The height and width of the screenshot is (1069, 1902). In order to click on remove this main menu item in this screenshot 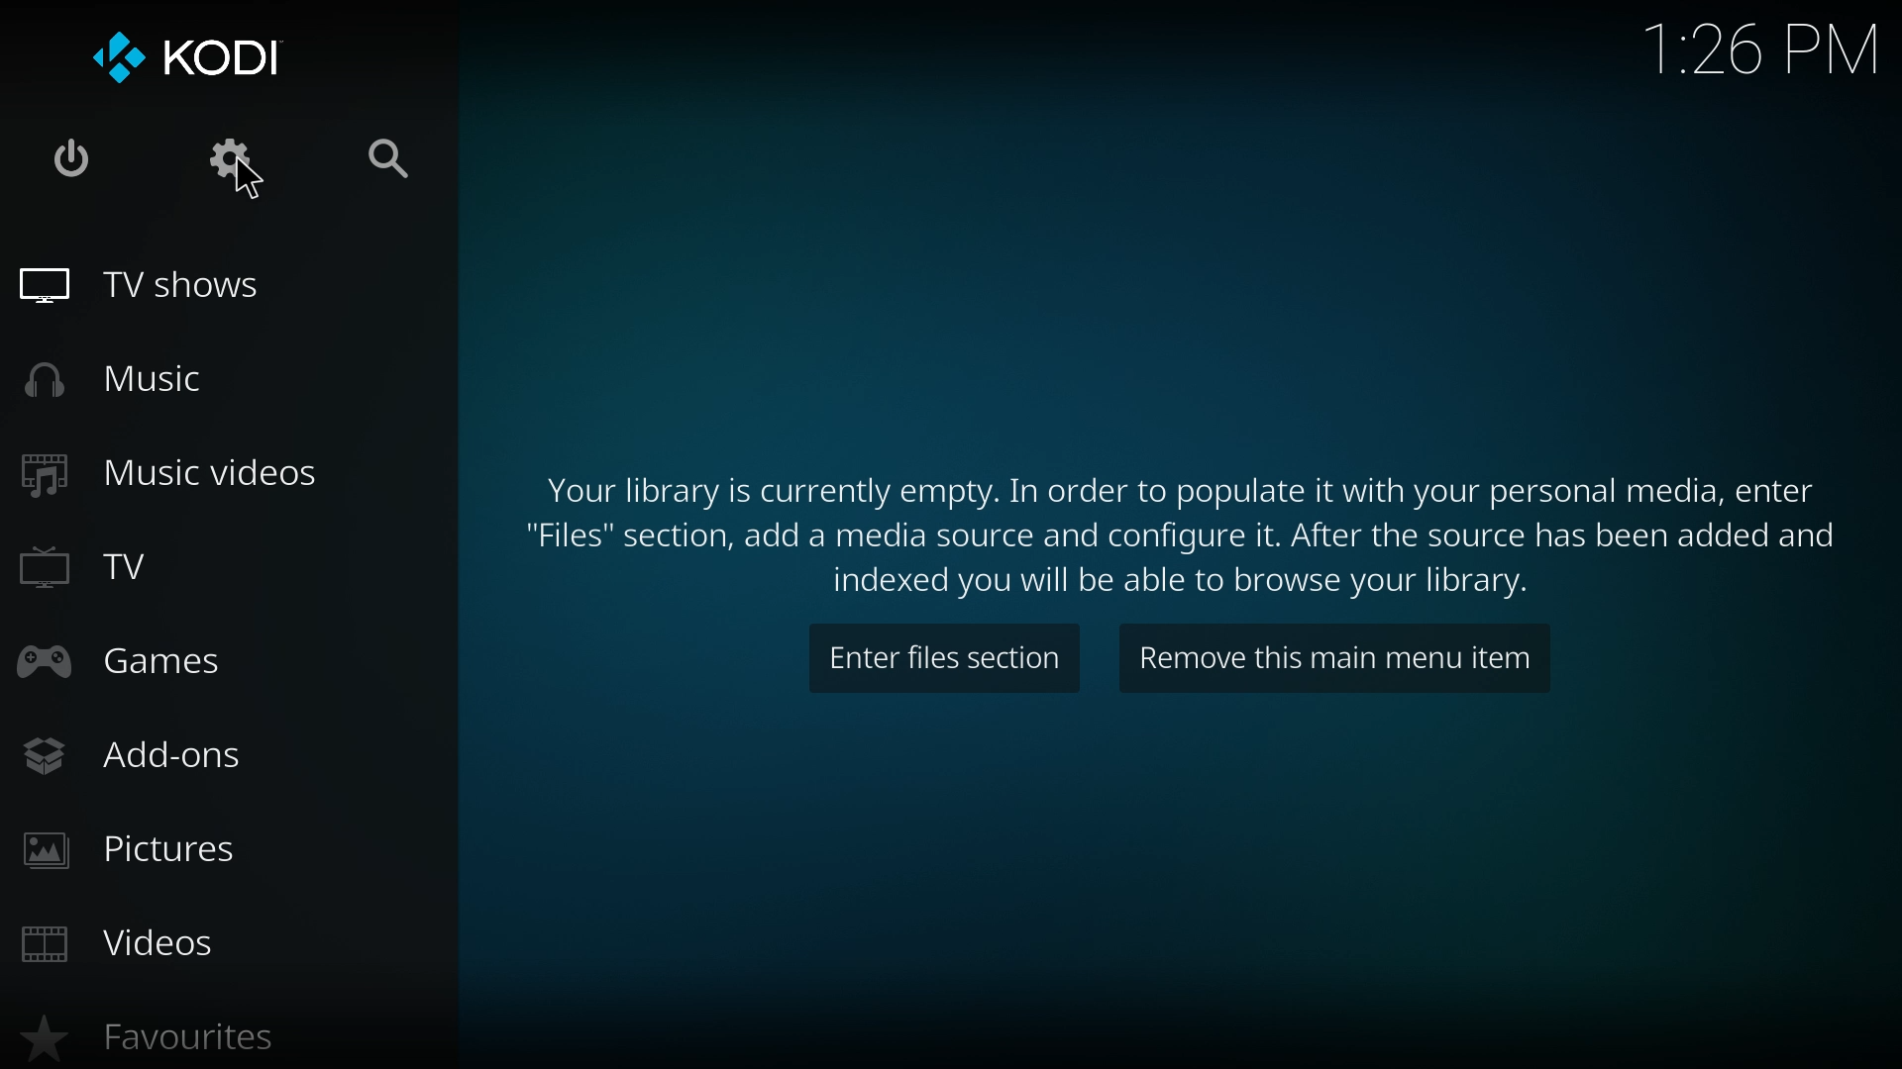, I will do `click(1337, 660)`.